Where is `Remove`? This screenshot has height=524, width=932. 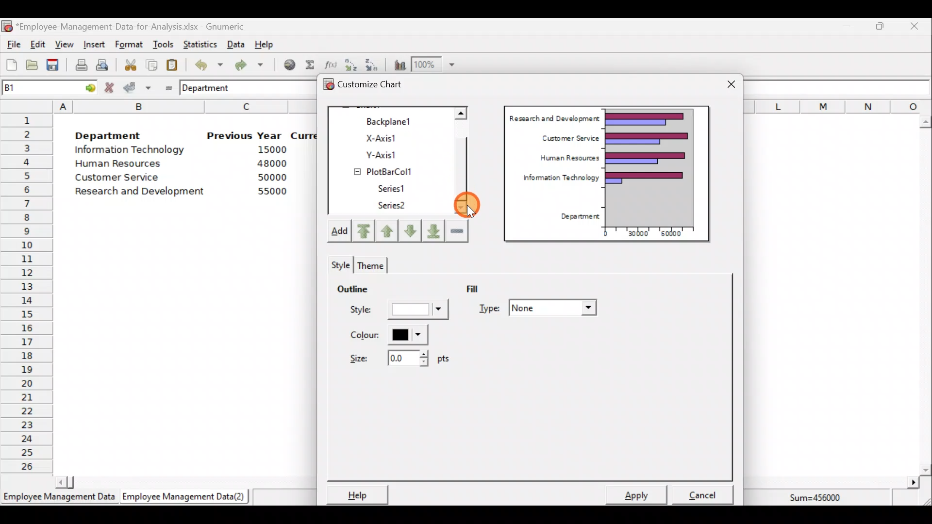 Remove is located at coordinates (457, 230).